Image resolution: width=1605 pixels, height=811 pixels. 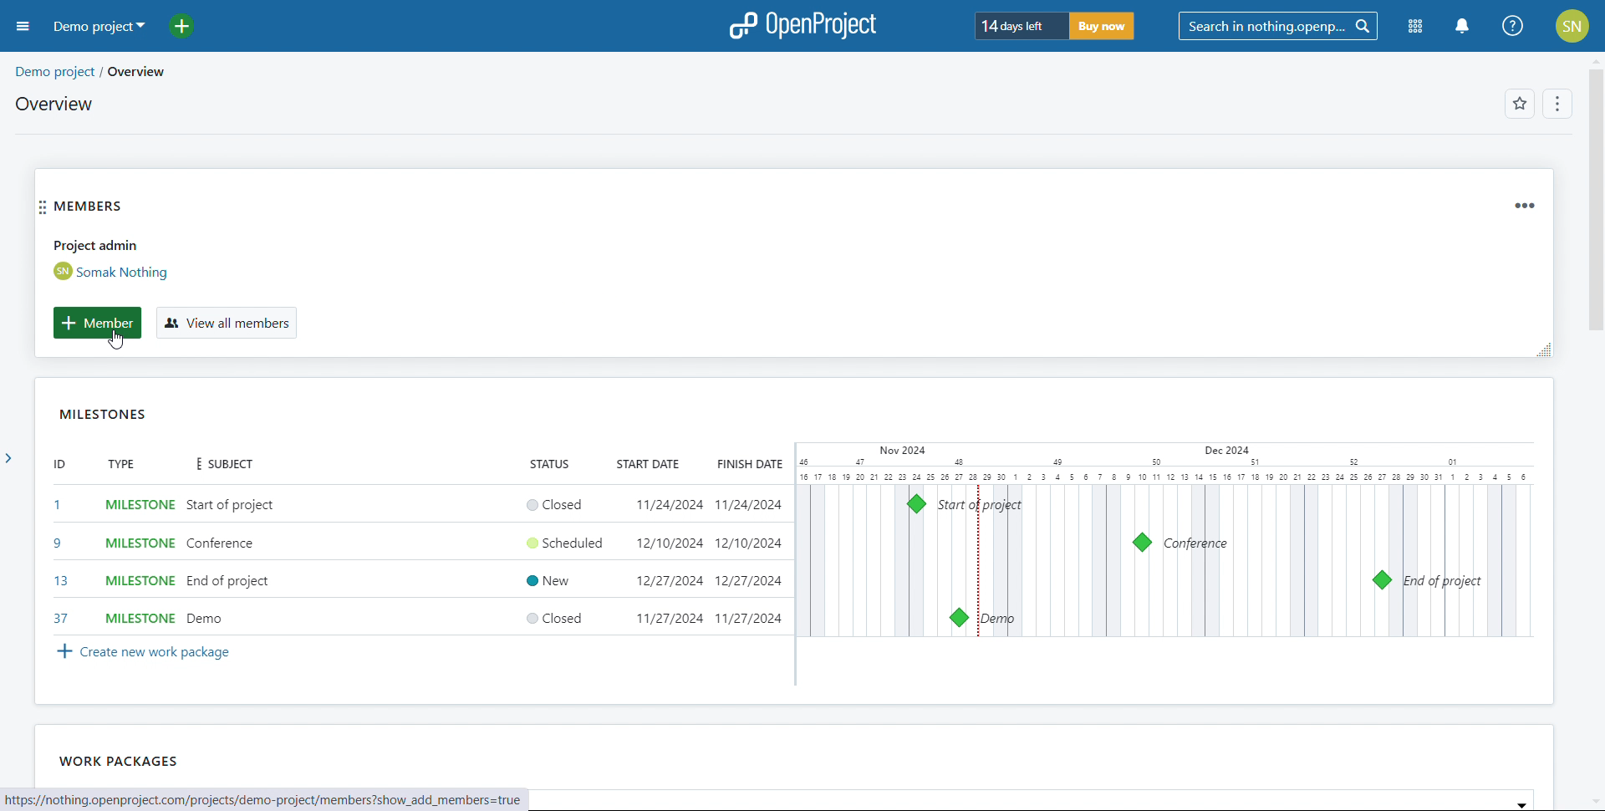 I want to click on /overview, so click(x=140, y=71).